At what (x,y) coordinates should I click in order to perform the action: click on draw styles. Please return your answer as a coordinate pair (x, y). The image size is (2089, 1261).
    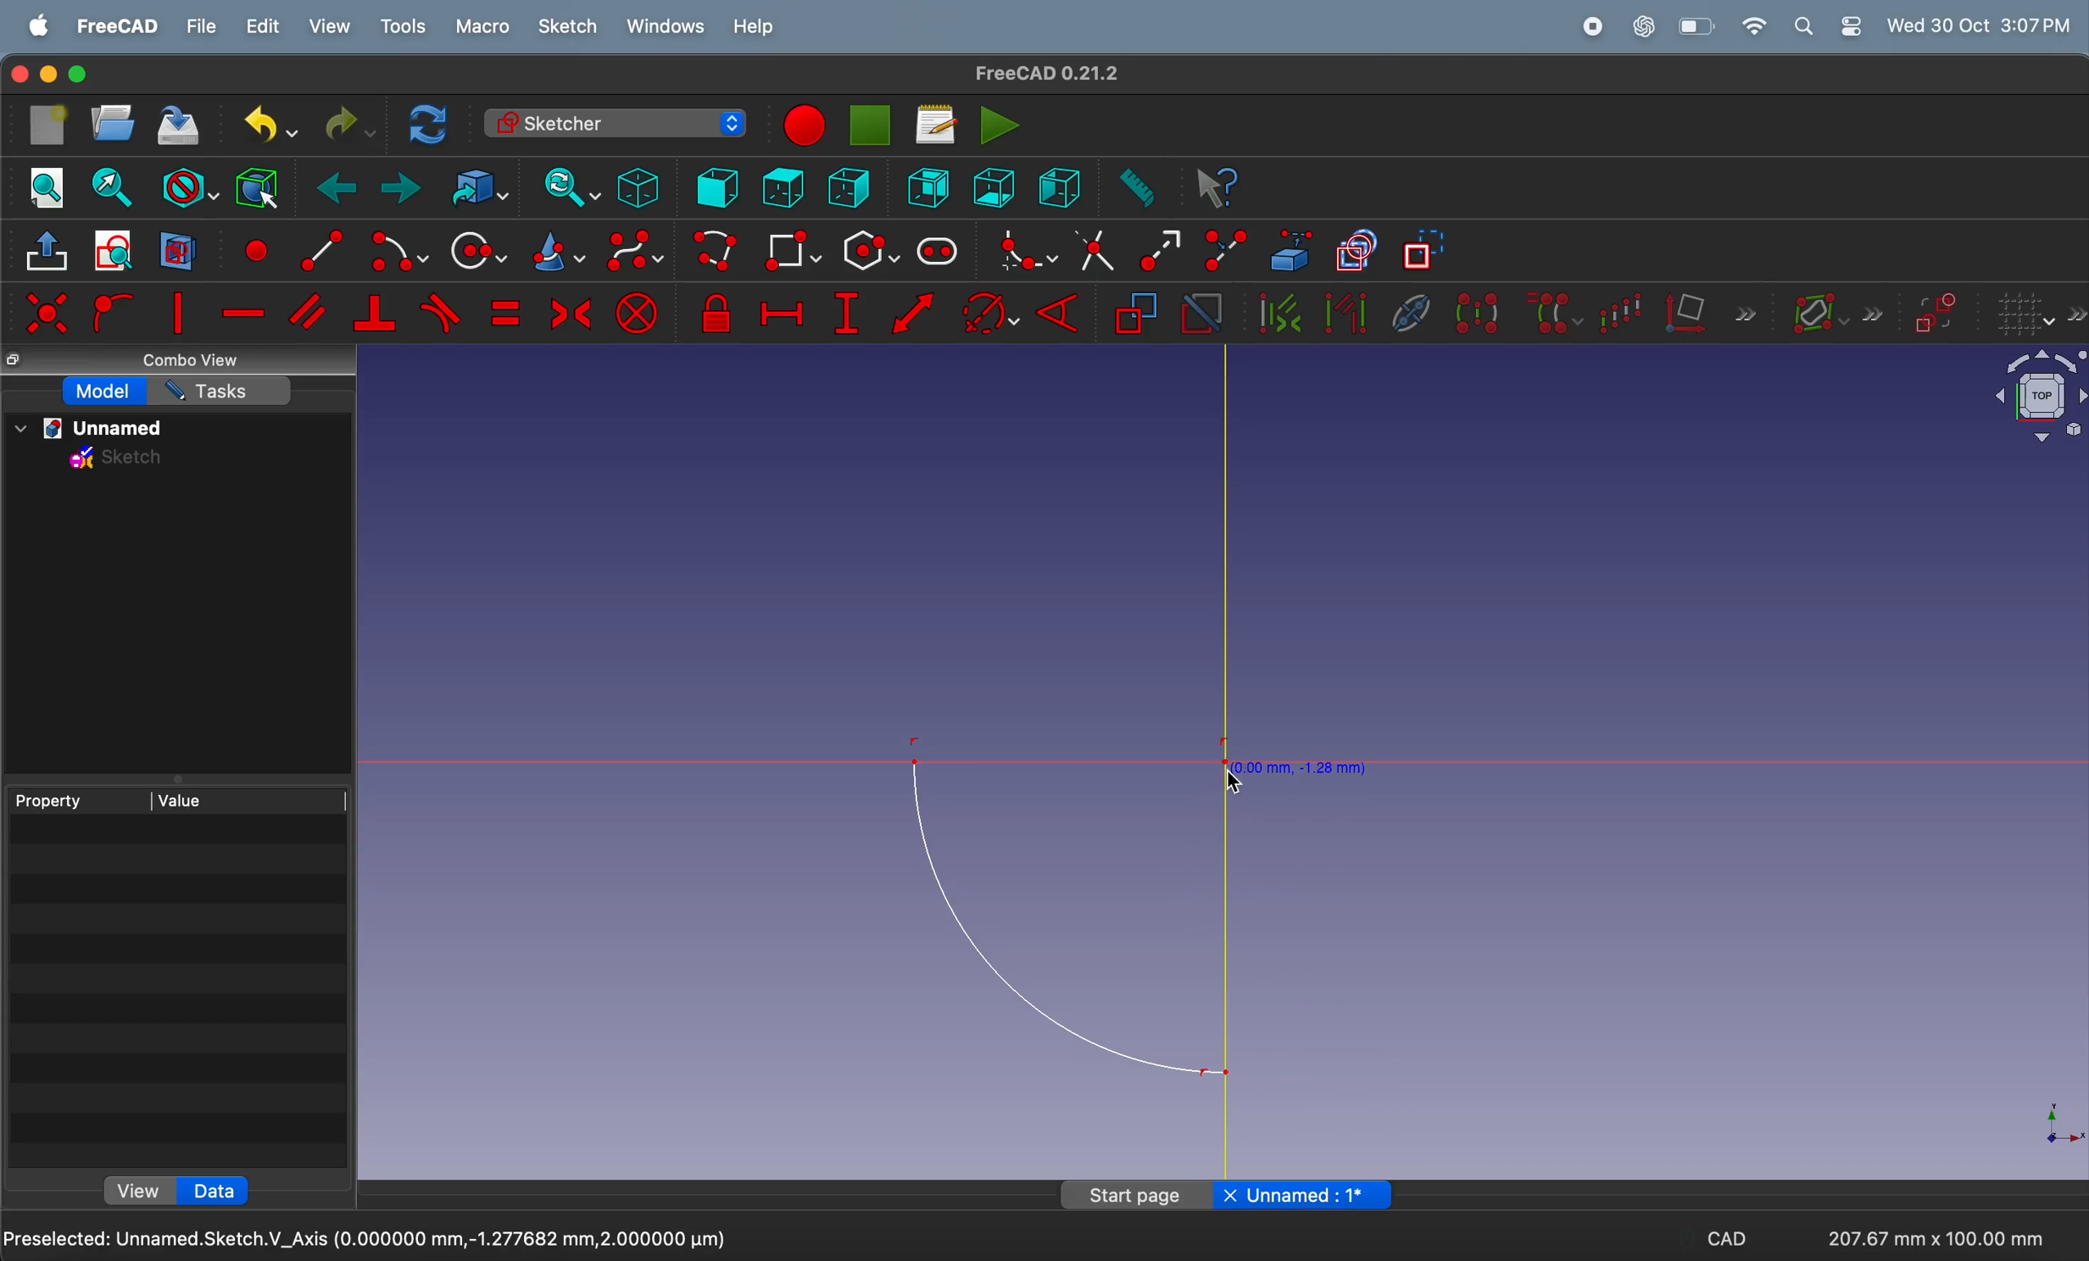
    Looking at the image, I should click on (188, 186).